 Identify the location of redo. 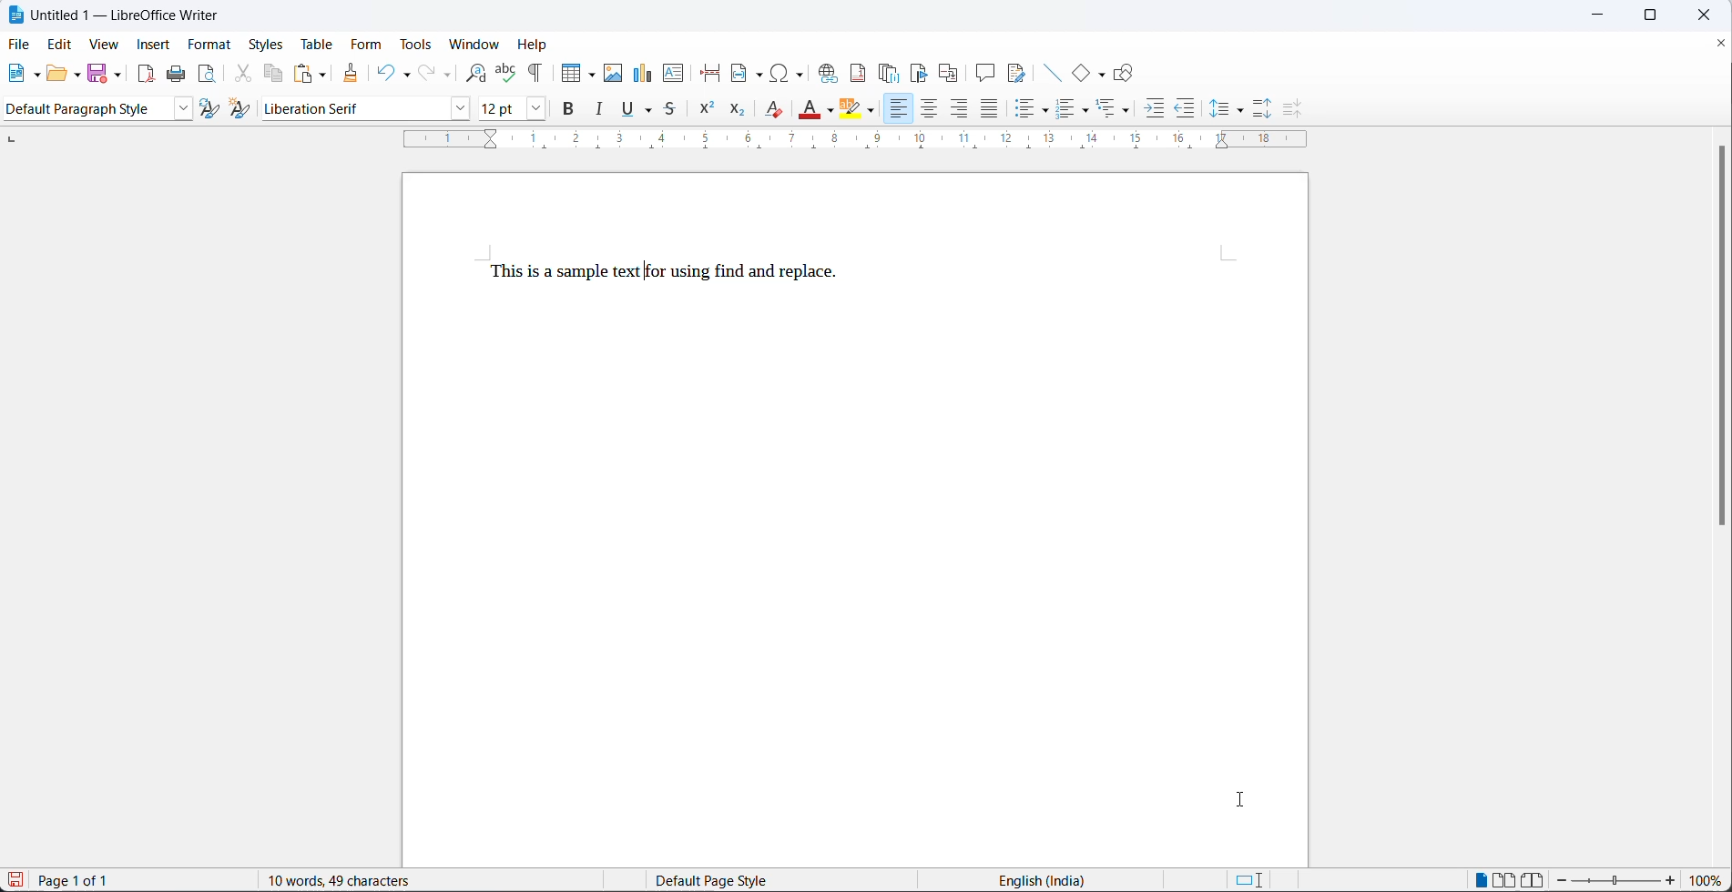
(428, 73).